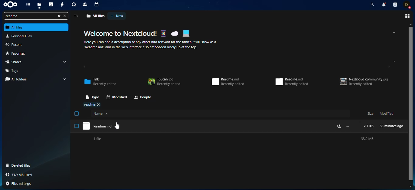 Image resolution: width=415 pixels, height=190 pixels. Describe the element at coordinates (228, 82) in the screenshot. I see `Readme.md Recently edited` at that location.